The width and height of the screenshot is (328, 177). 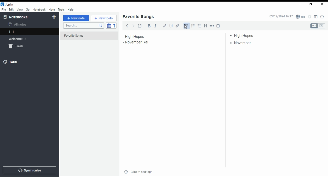 What do you see at coordinates (138, 42) in the screenshot?
I see `november rain` at bounding box center [138, 42].